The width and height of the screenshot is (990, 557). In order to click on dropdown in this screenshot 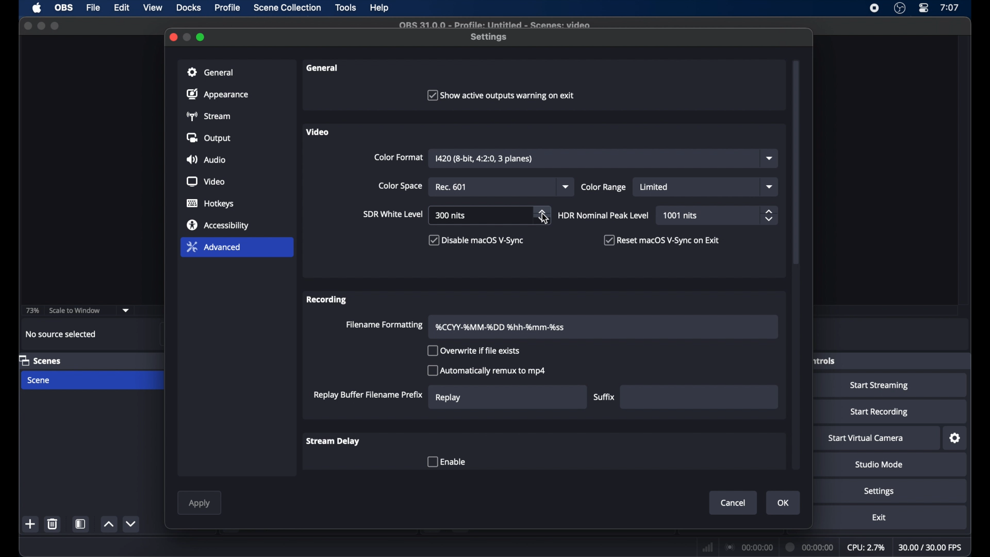, I will do `click(770, 158)`.